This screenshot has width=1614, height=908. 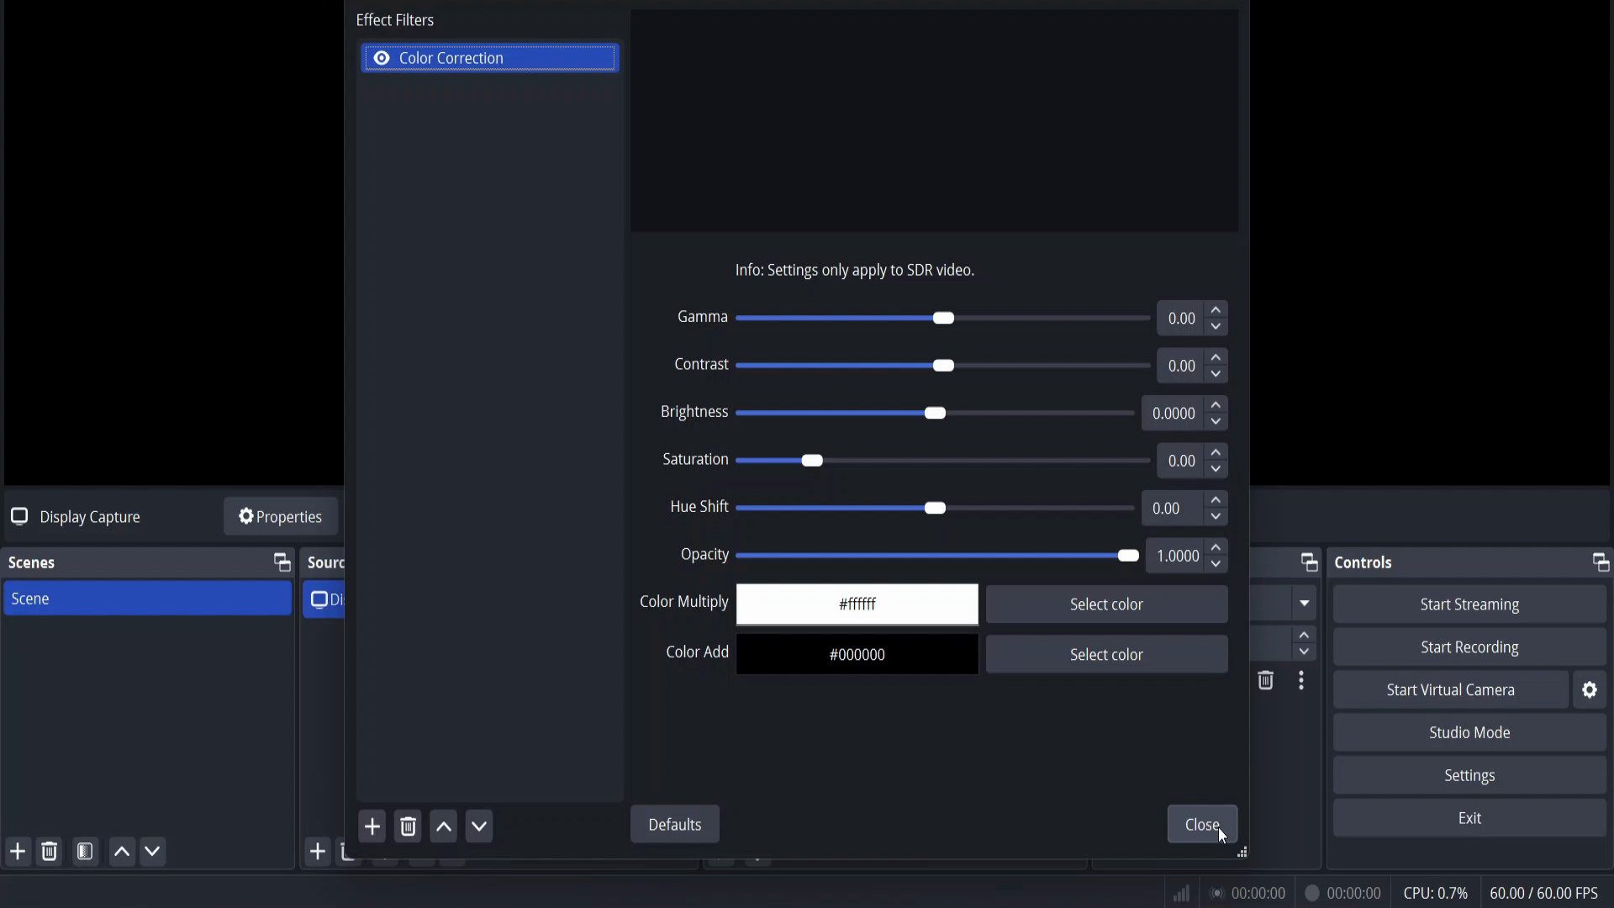 I want to click on open scene filter, so click(x=87, y=854).